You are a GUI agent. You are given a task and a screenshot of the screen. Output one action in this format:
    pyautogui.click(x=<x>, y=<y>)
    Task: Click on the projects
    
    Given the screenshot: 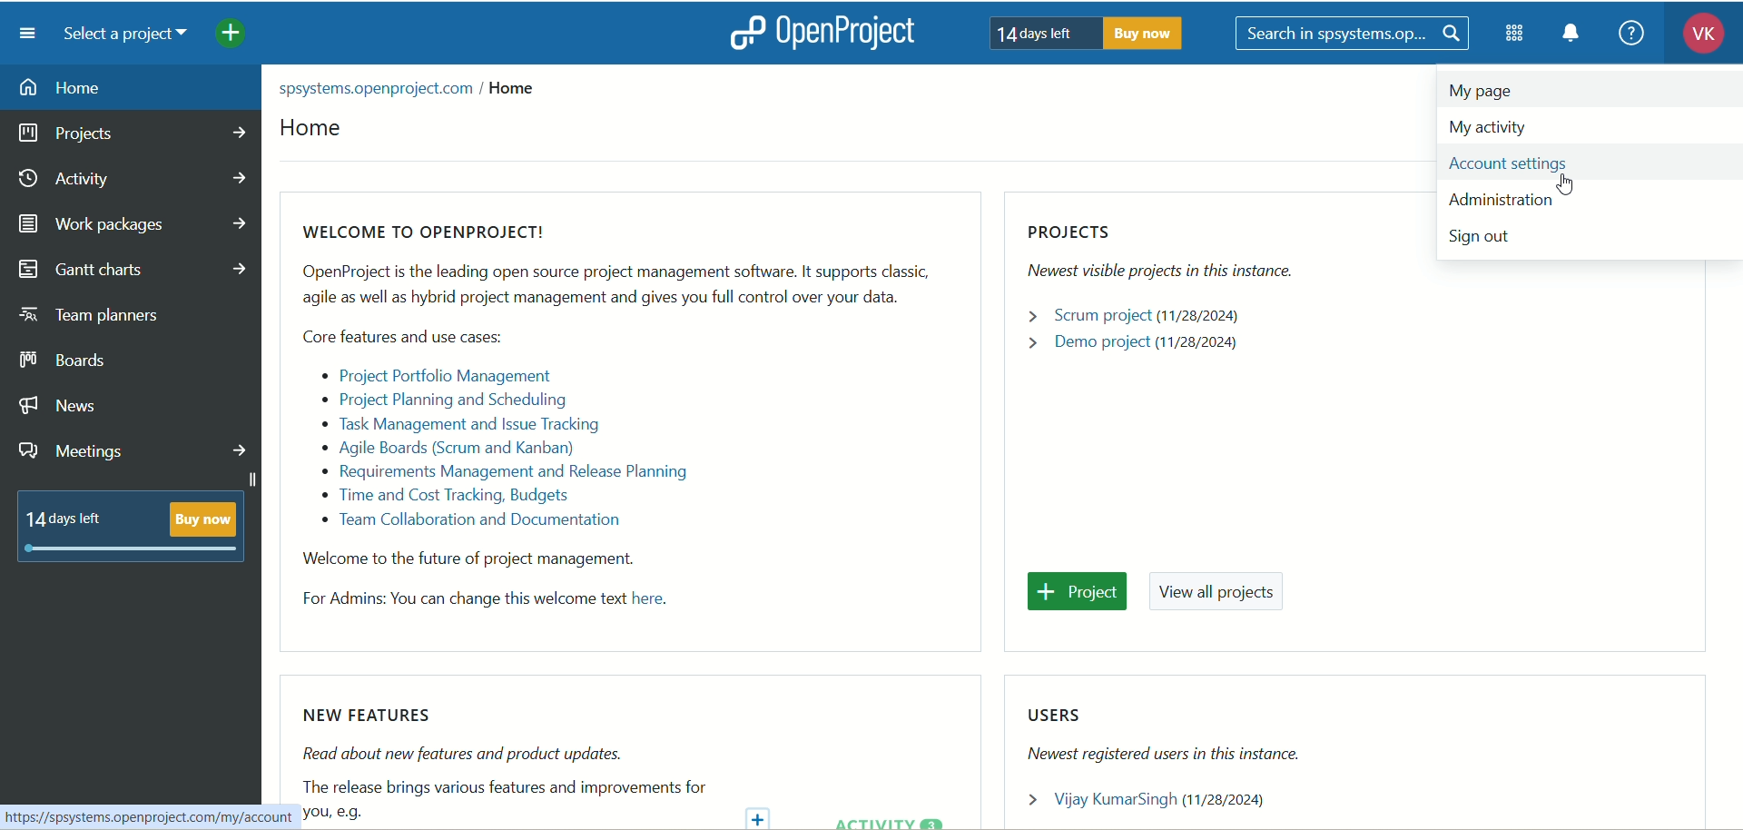 What is the action you would take?
    pyautogui.click(x=132, y=135)
    